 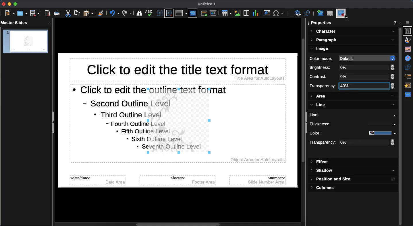 I want to click on Master slide, so click(x=192, y=13).